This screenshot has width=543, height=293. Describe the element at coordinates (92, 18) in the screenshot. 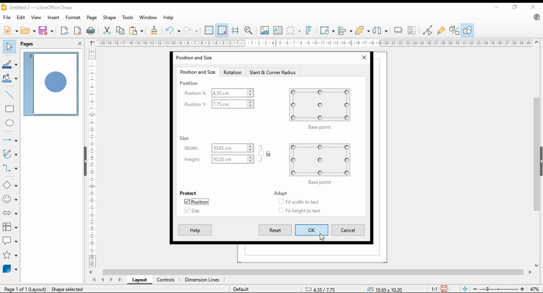

I see `page` at that location.